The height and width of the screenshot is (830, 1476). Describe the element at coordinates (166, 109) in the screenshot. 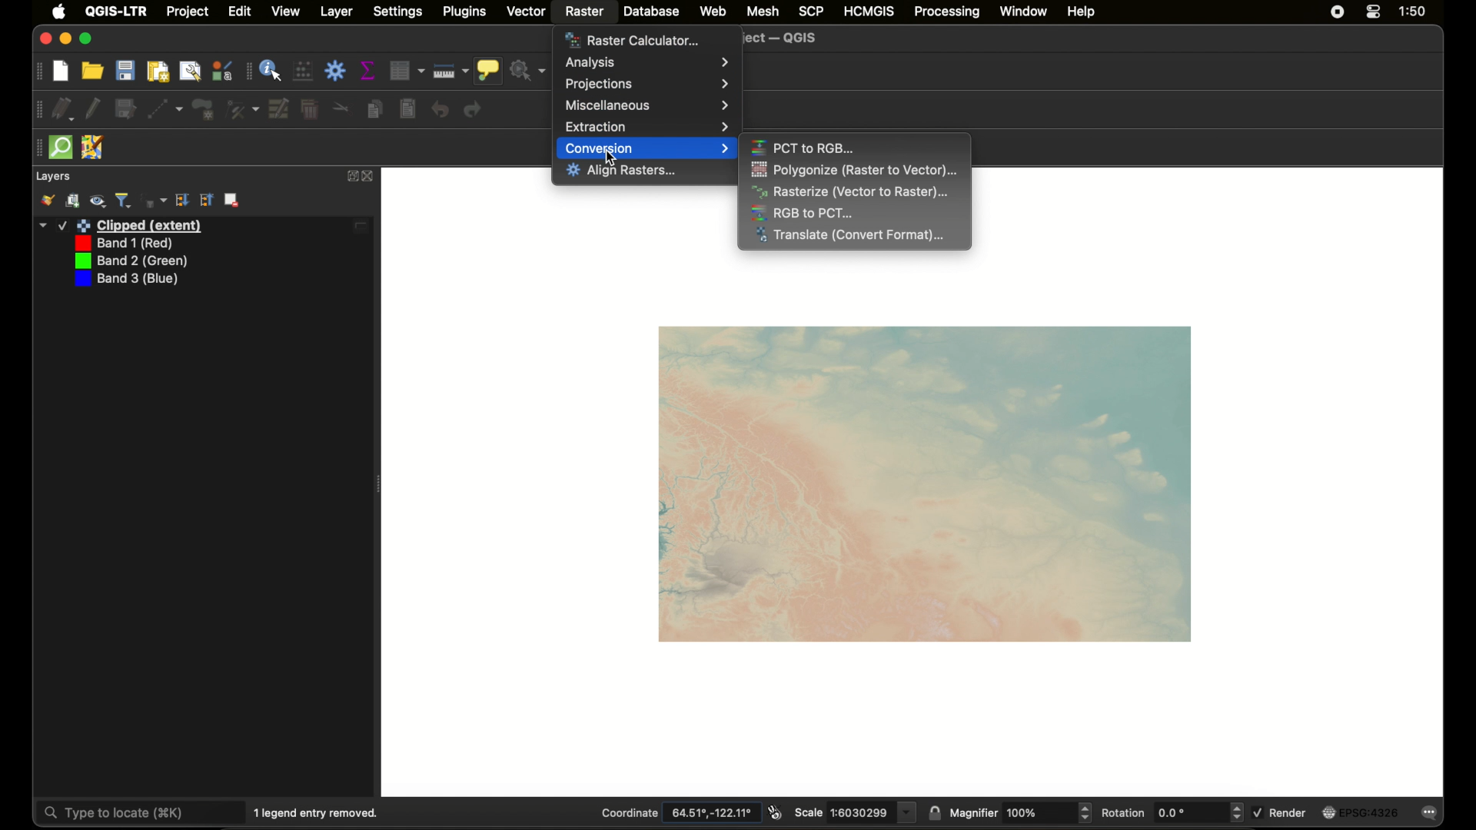

I see `digitize with segment` at that location.